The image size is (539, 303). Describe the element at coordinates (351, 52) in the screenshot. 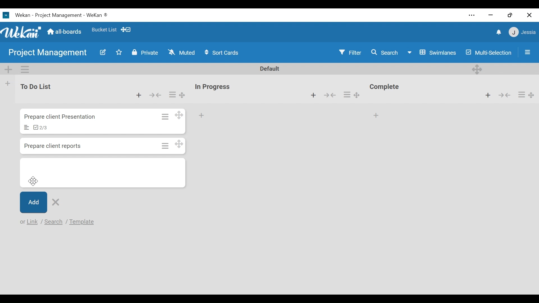

I see `Filter` at that location.